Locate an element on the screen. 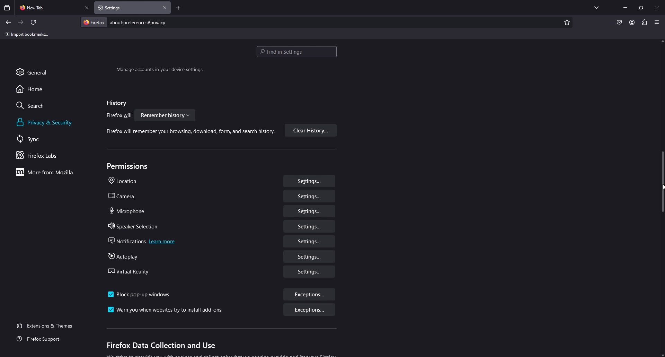 The image size is (665, 357). new tab is located at coordinates (49, 7).